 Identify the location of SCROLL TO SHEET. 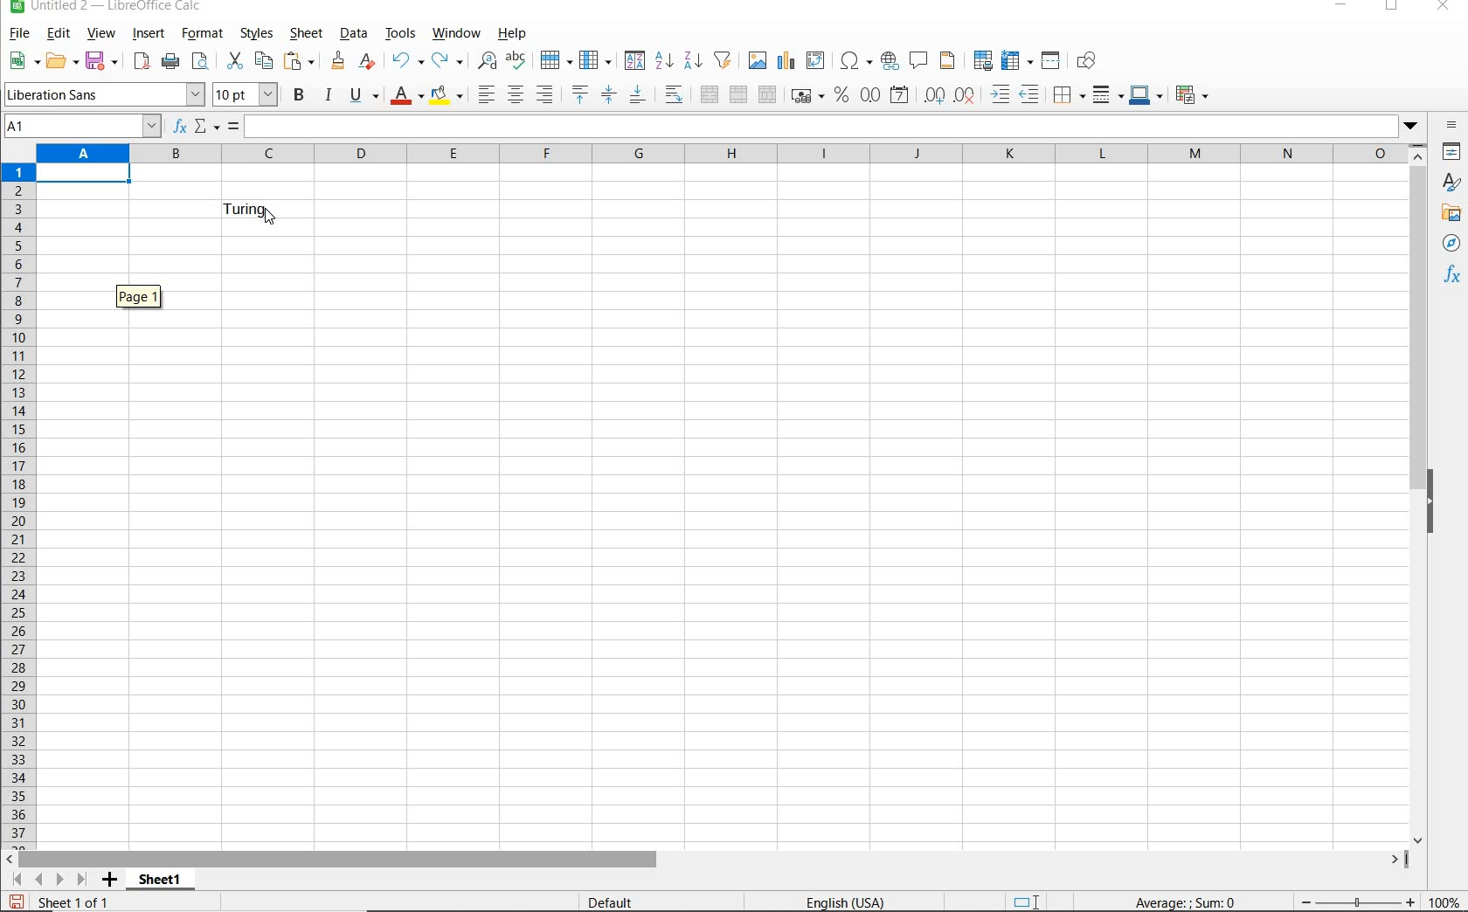
(46, 880).